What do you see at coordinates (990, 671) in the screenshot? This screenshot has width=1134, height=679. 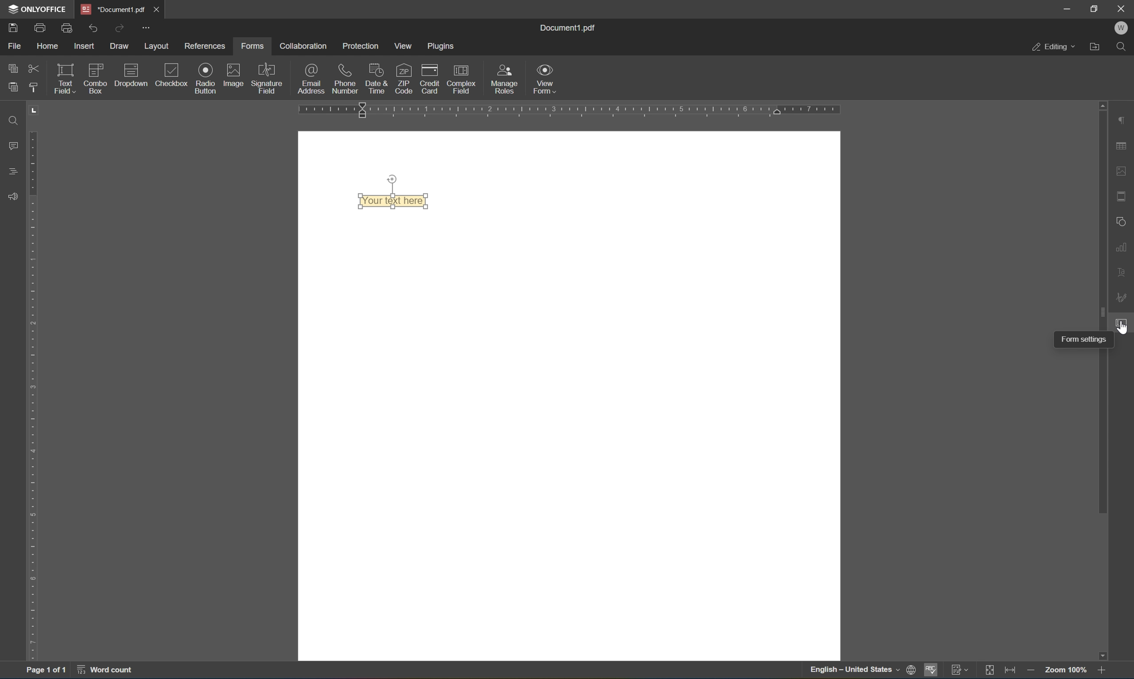 I see `fit to slide` at bounding box center [990, 671].